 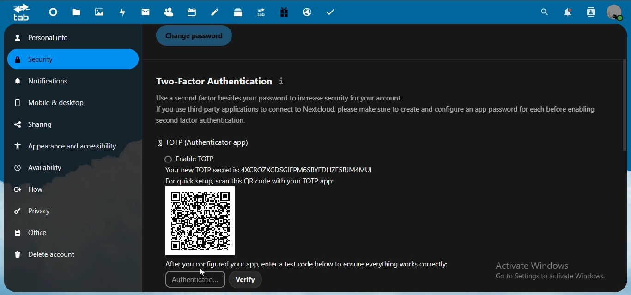 I want to click on scan qr code, so click(x=256, y=182).